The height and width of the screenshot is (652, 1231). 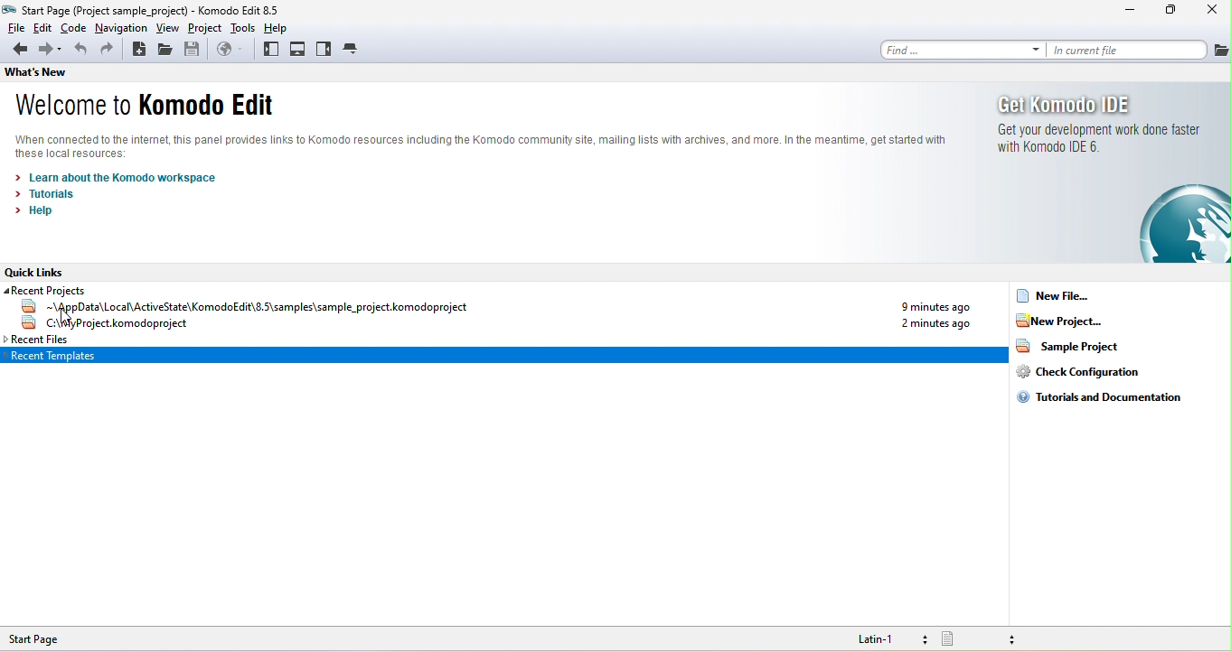 I want to click on left pane, so click(x=270, y=49).